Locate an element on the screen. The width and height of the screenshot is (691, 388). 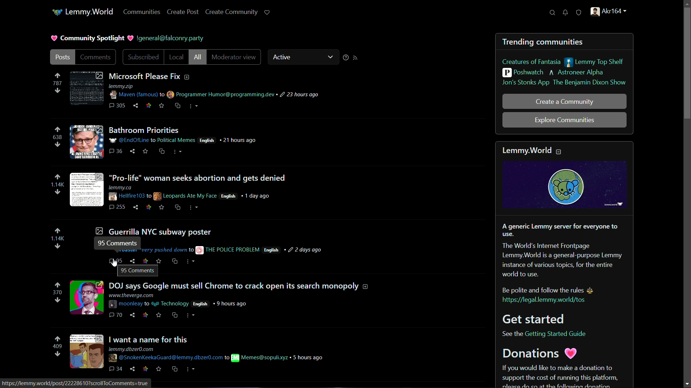
7 23 hours ago is located at coordinates (299, 95).